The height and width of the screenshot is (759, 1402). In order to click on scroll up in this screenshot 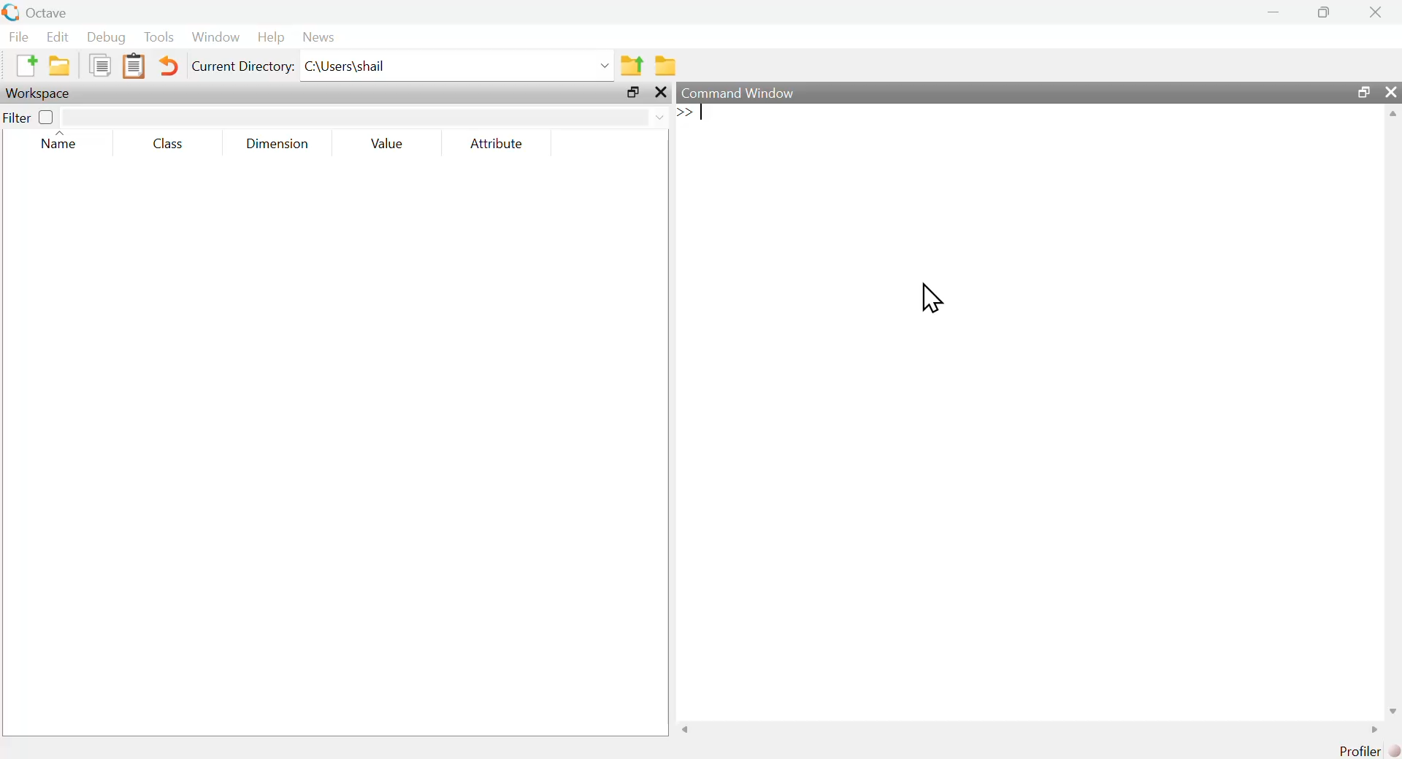, I will do `click(1391, 116)`.